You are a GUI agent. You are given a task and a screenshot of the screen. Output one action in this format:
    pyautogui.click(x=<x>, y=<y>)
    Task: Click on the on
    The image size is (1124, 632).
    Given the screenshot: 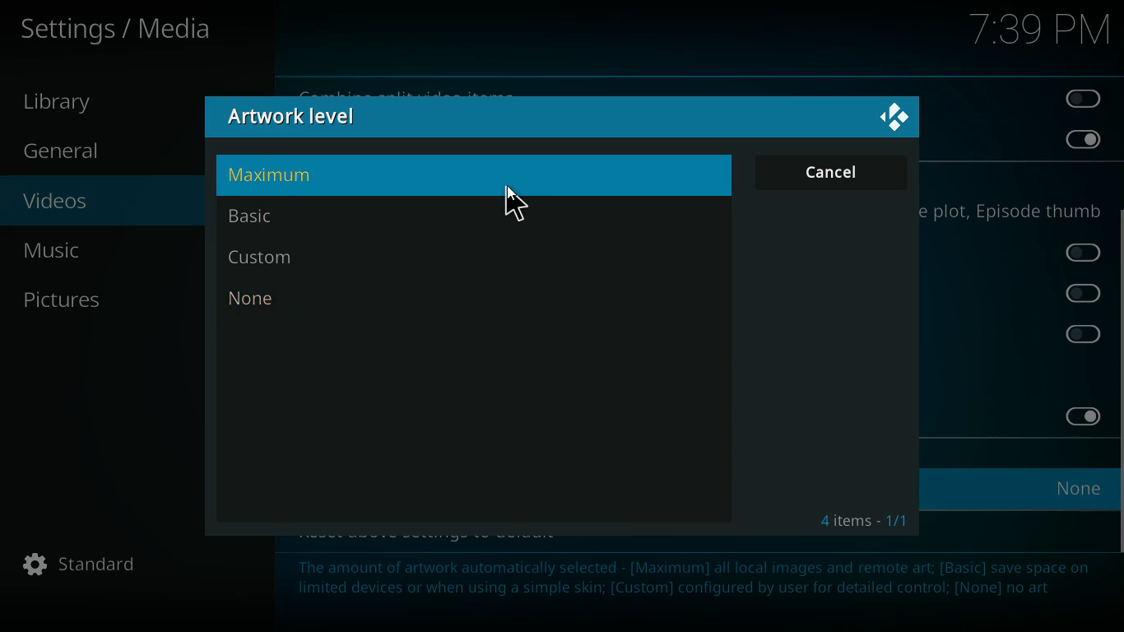 What is the action you would take?
    pyautogui.click(x=1076, y=416)
    